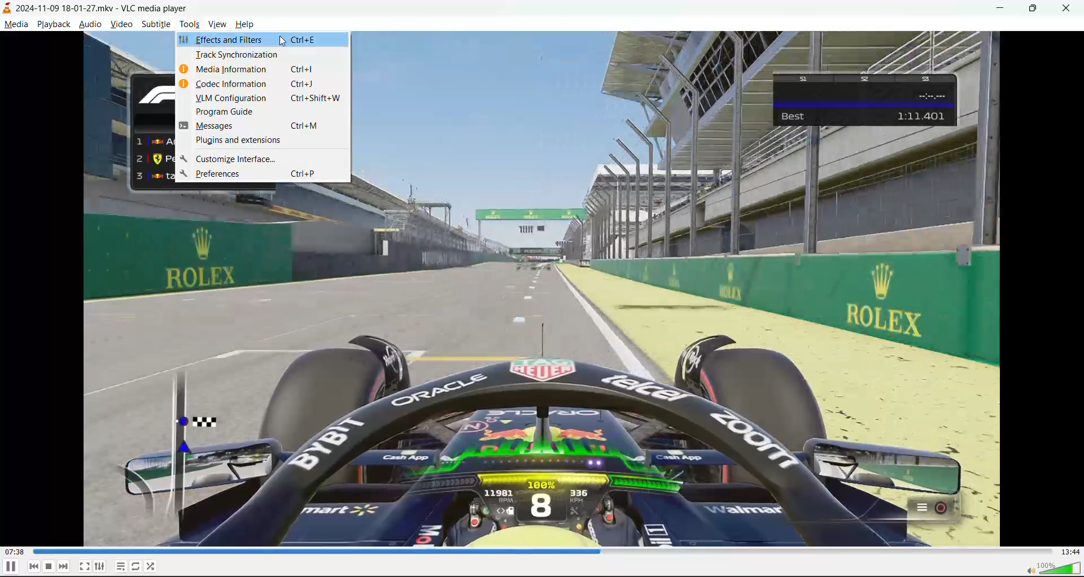 This screenshot has width=1084, height=577. I want to click on icon, so click(183, 40).